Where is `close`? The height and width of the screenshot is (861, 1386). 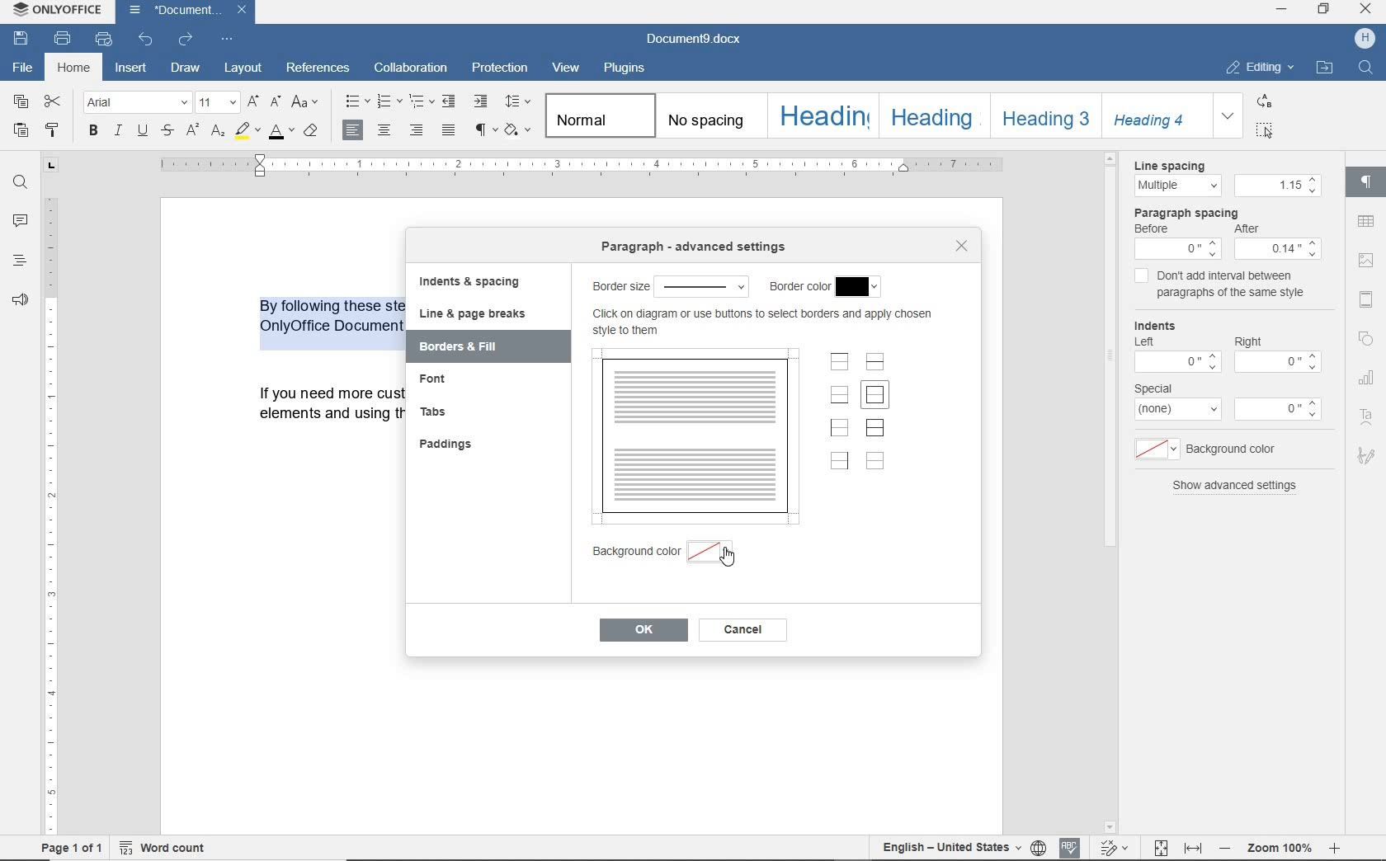
close is located at coordinates (963, 246).